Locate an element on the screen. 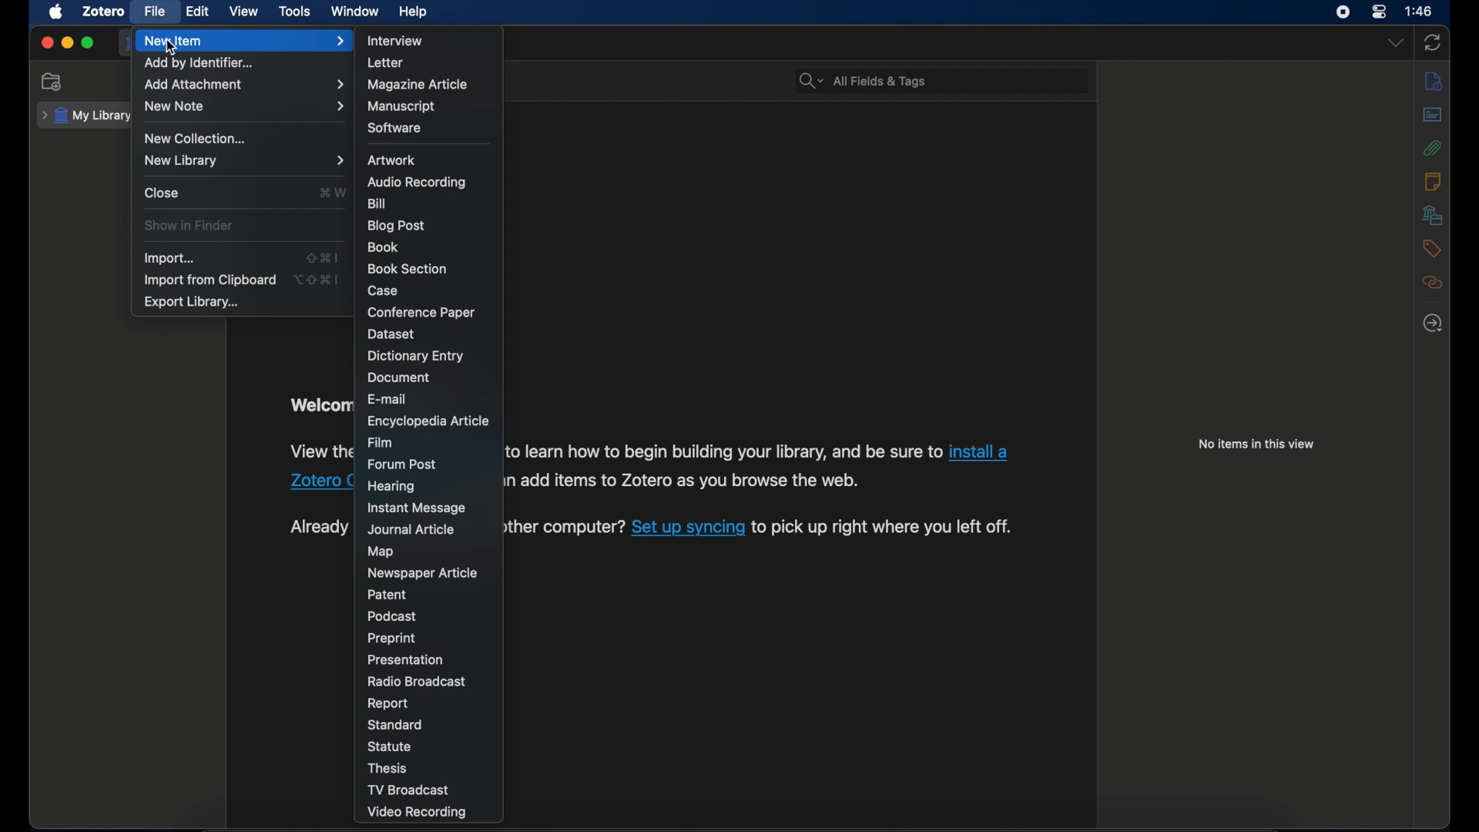  zotero is located at coordinates (103, 12).